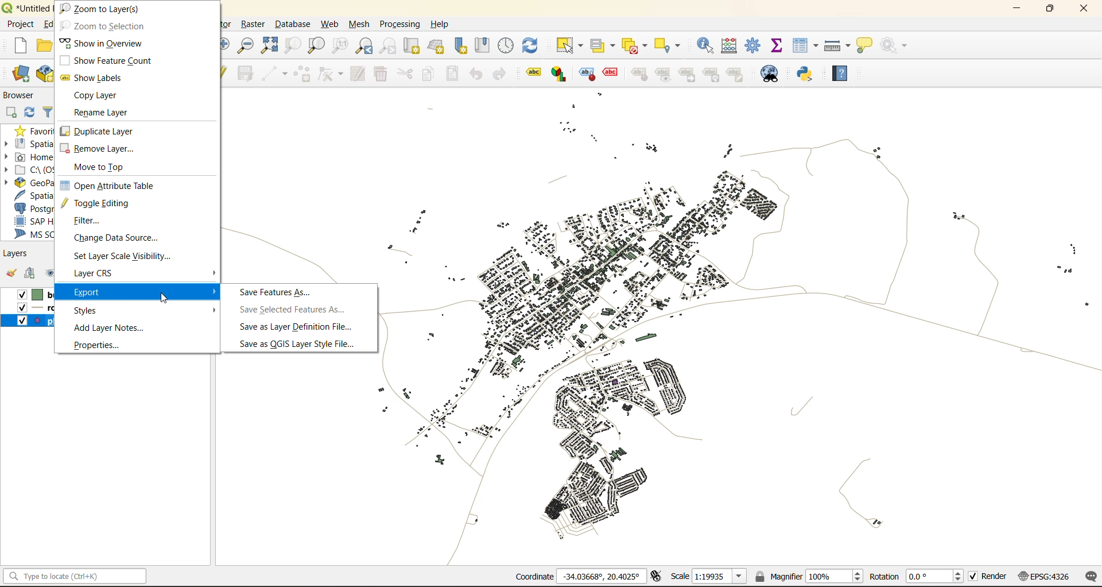  I want to click on calculator, so click(735, 46).